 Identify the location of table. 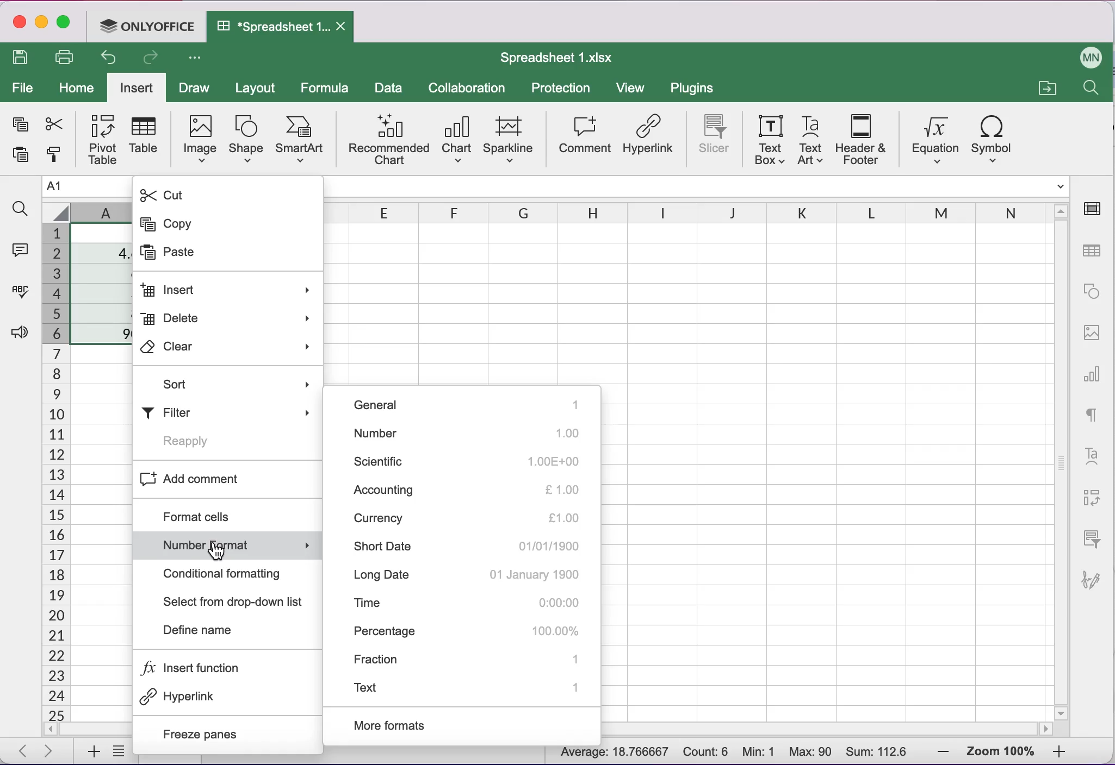
(147, 139).